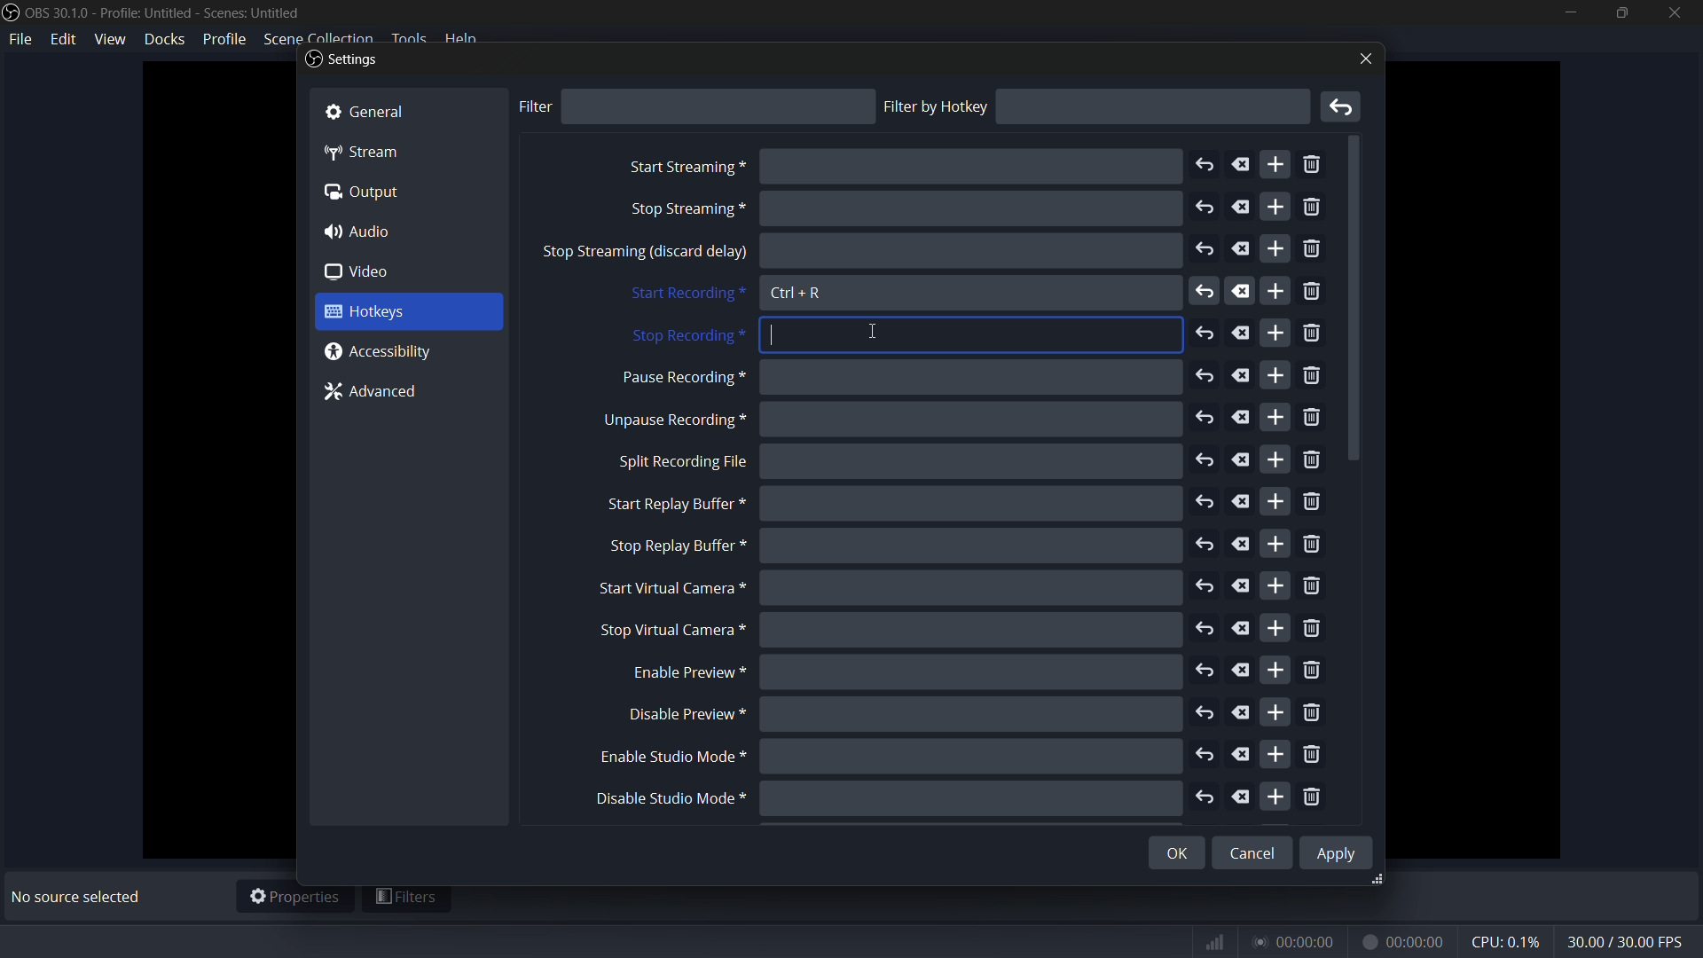 The height and width of the screenshot is (958, 1703). What do you see at coordinates (686, 168) in the screenshot?
I see `start streaming` at bounding box center [686, 168].